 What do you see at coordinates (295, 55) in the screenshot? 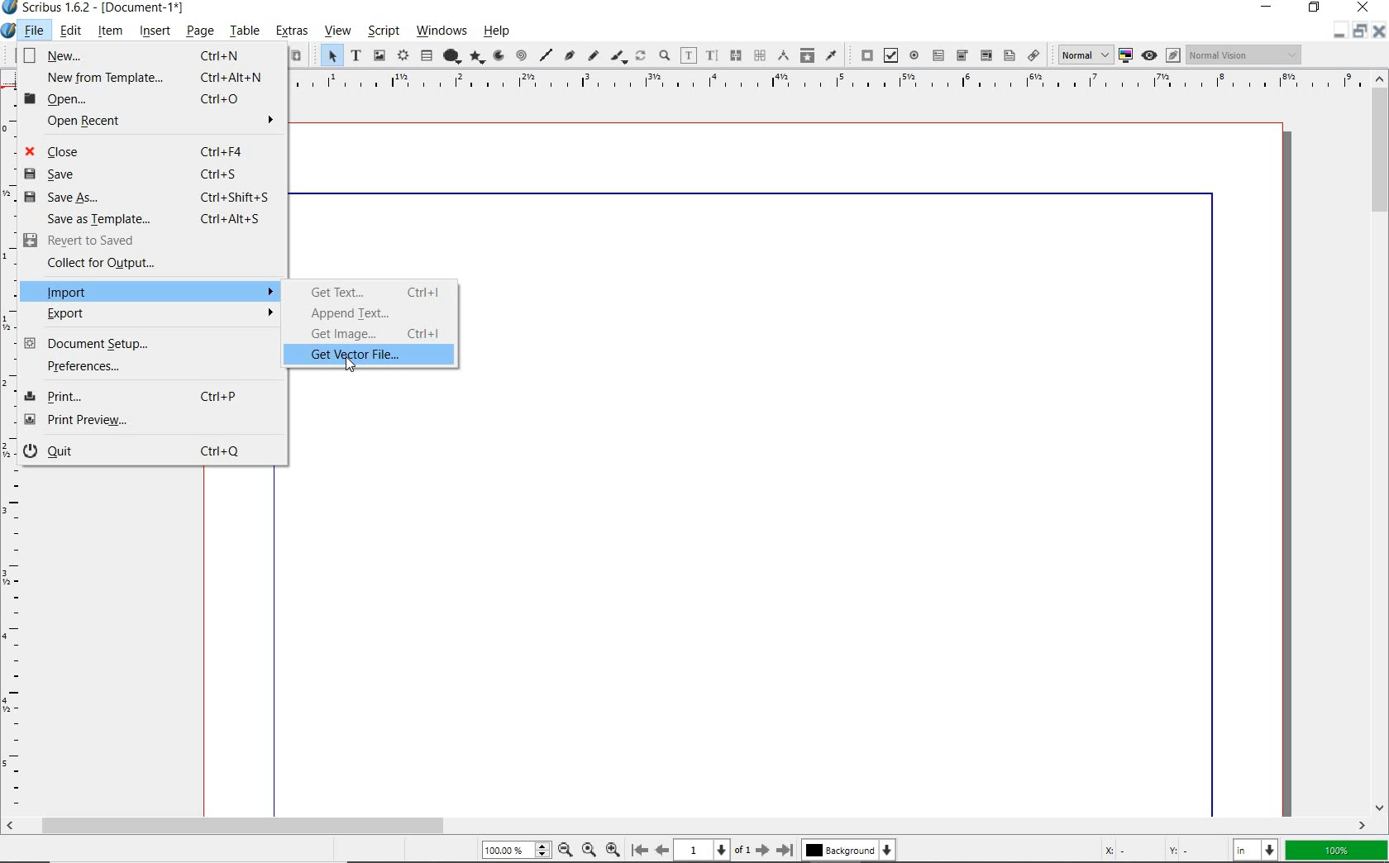
I see `paste` at bounding box center [295, 55].